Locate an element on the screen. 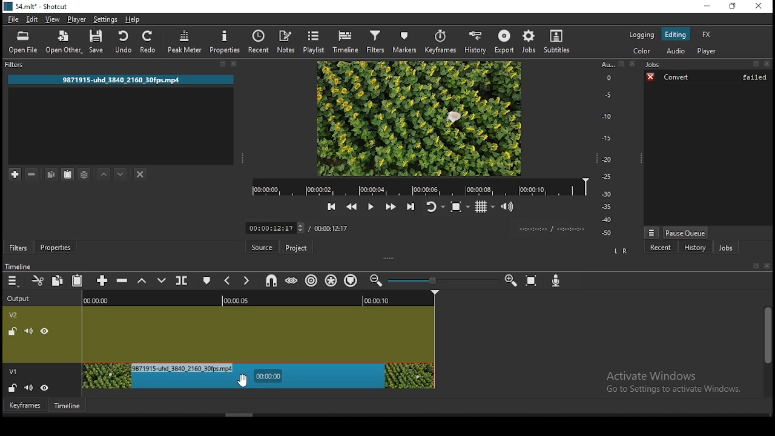 Image resolution: width=775 pixels, height=436 pixels. timer is located at coordinates (552, 229).